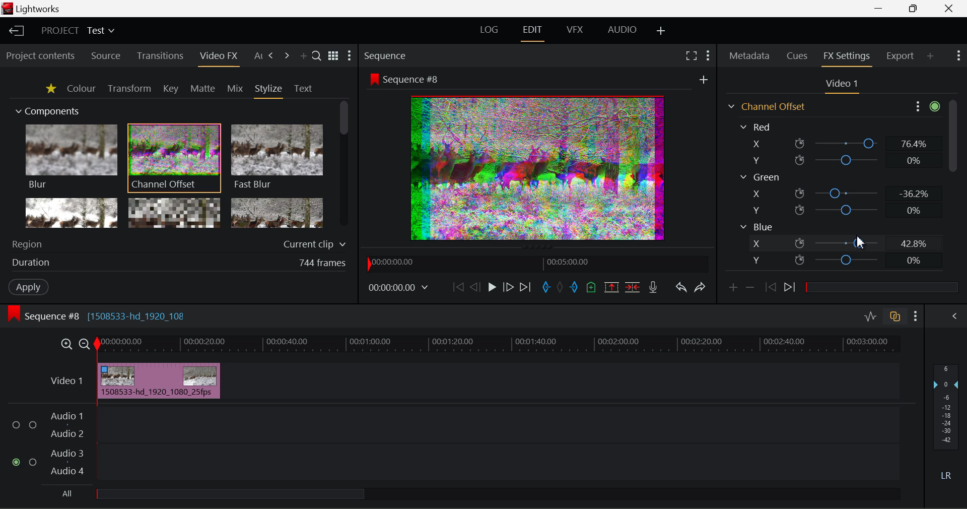 The width and height of the screenshot is (967, 509). What do you see at coordinates (613, 288) in the screenshot?
I see `Remove marked Section` at bounding box center [613, 288].